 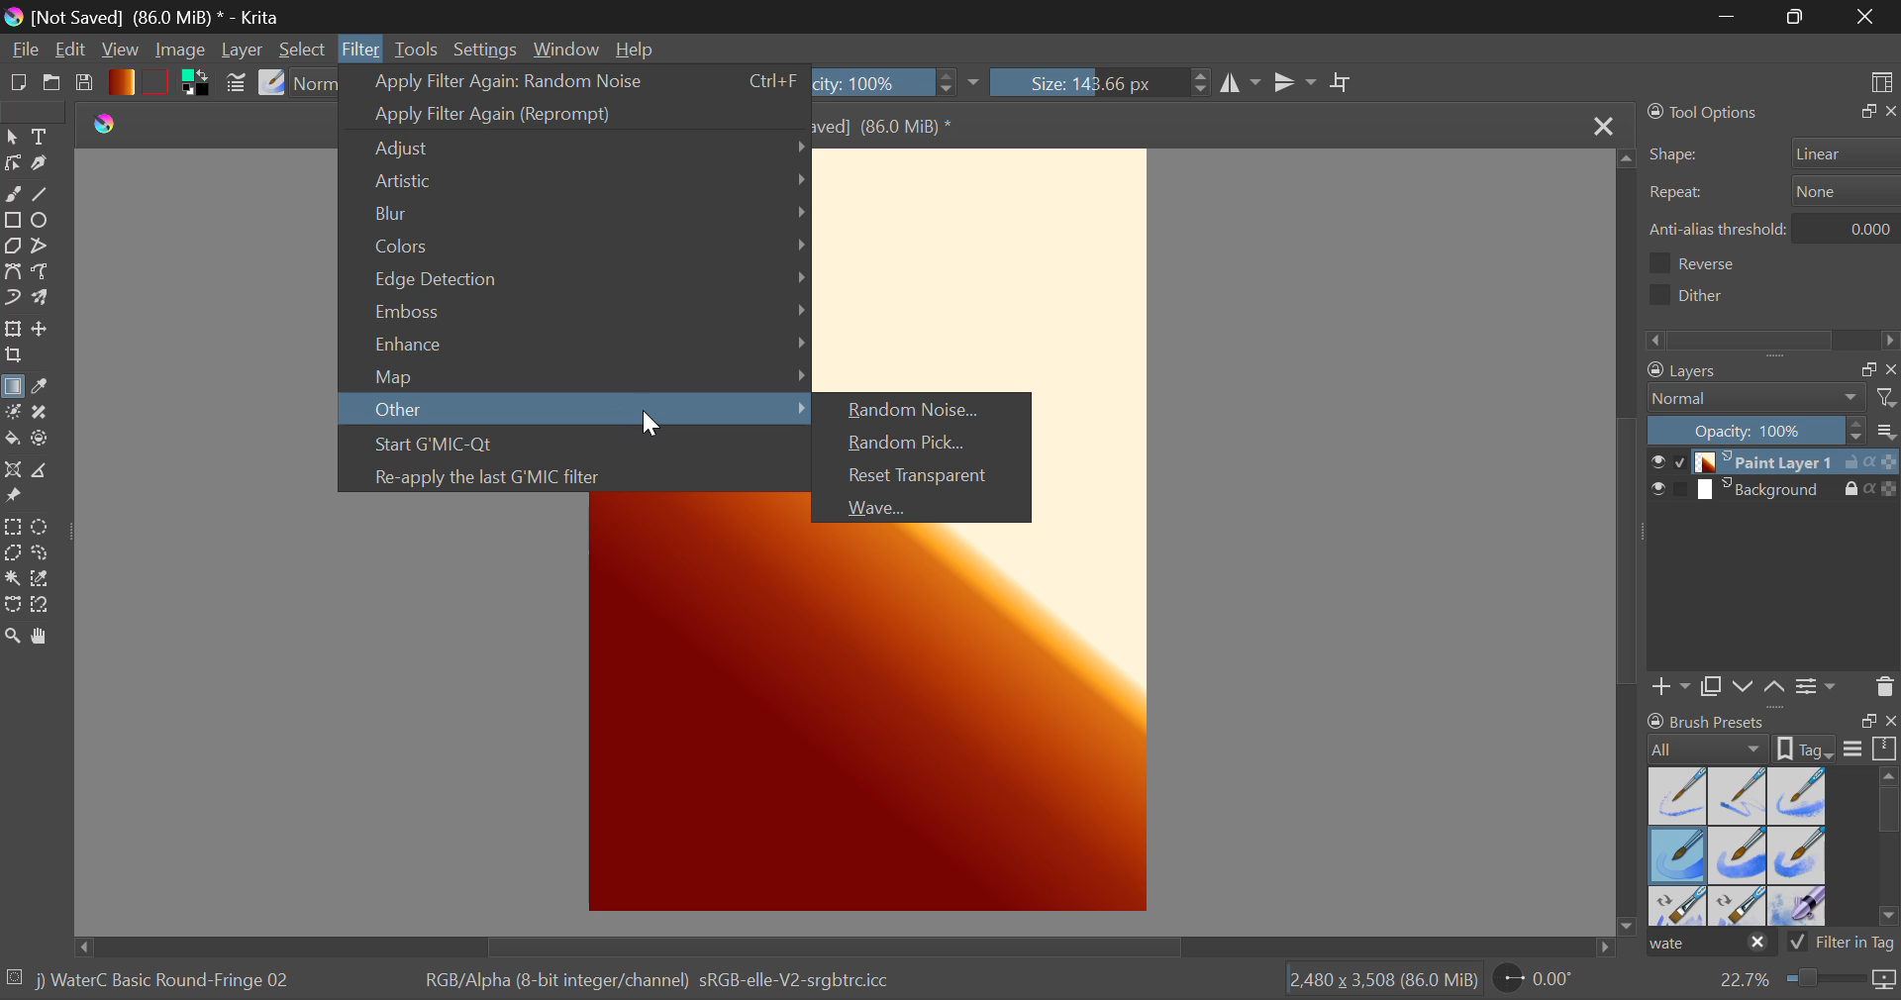 I want to click on Artistic, so click(x=574, y=183).